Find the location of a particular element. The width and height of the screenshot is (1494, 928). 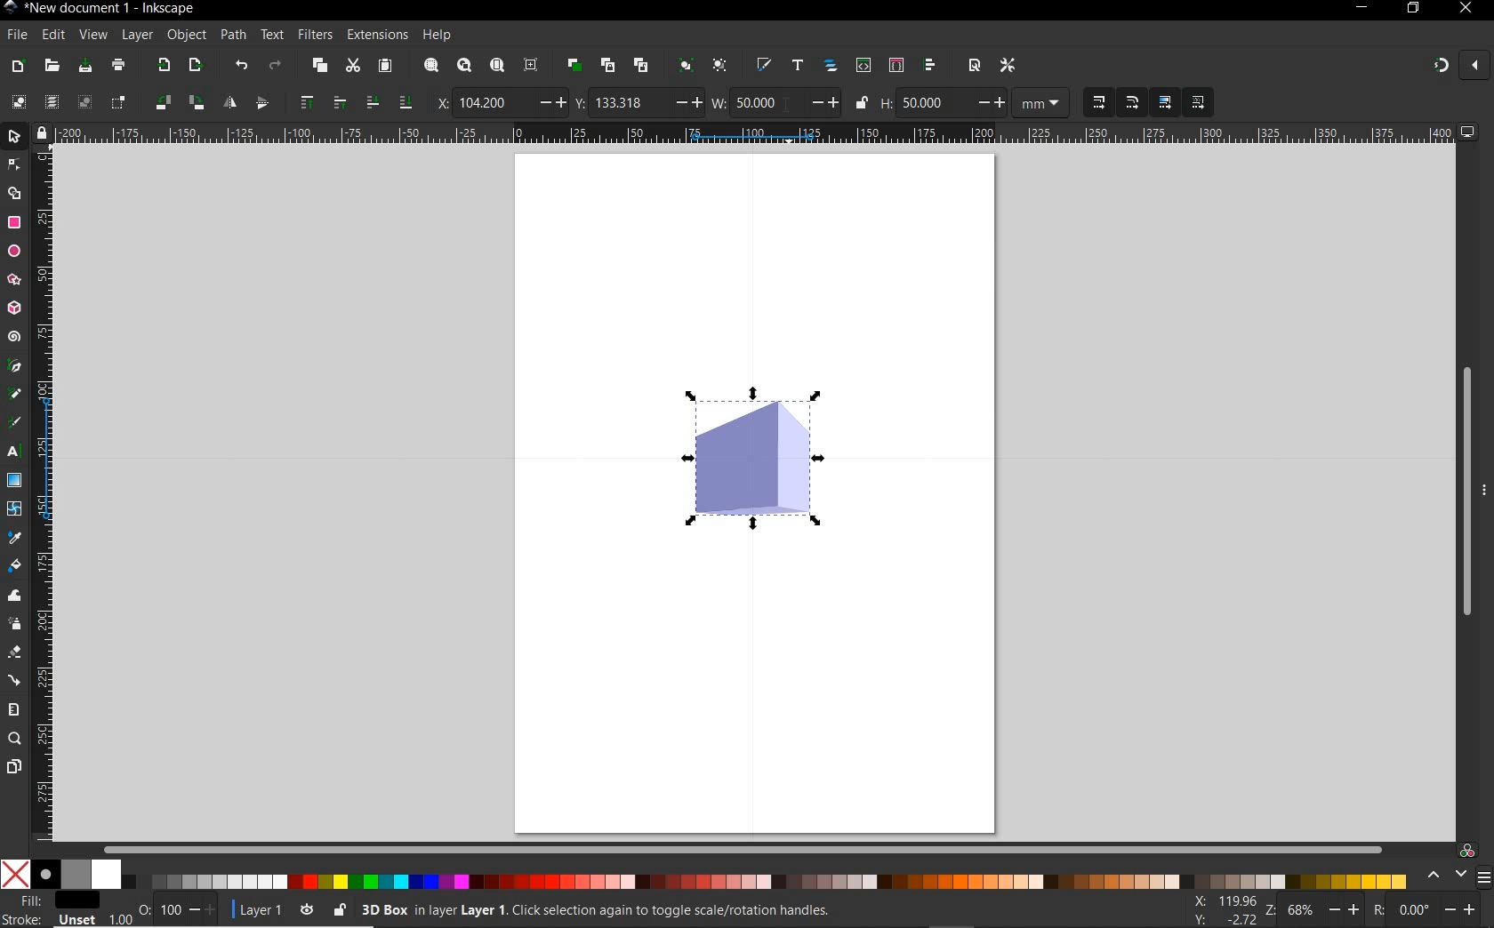

node tool is located at coordinates (14, 165).